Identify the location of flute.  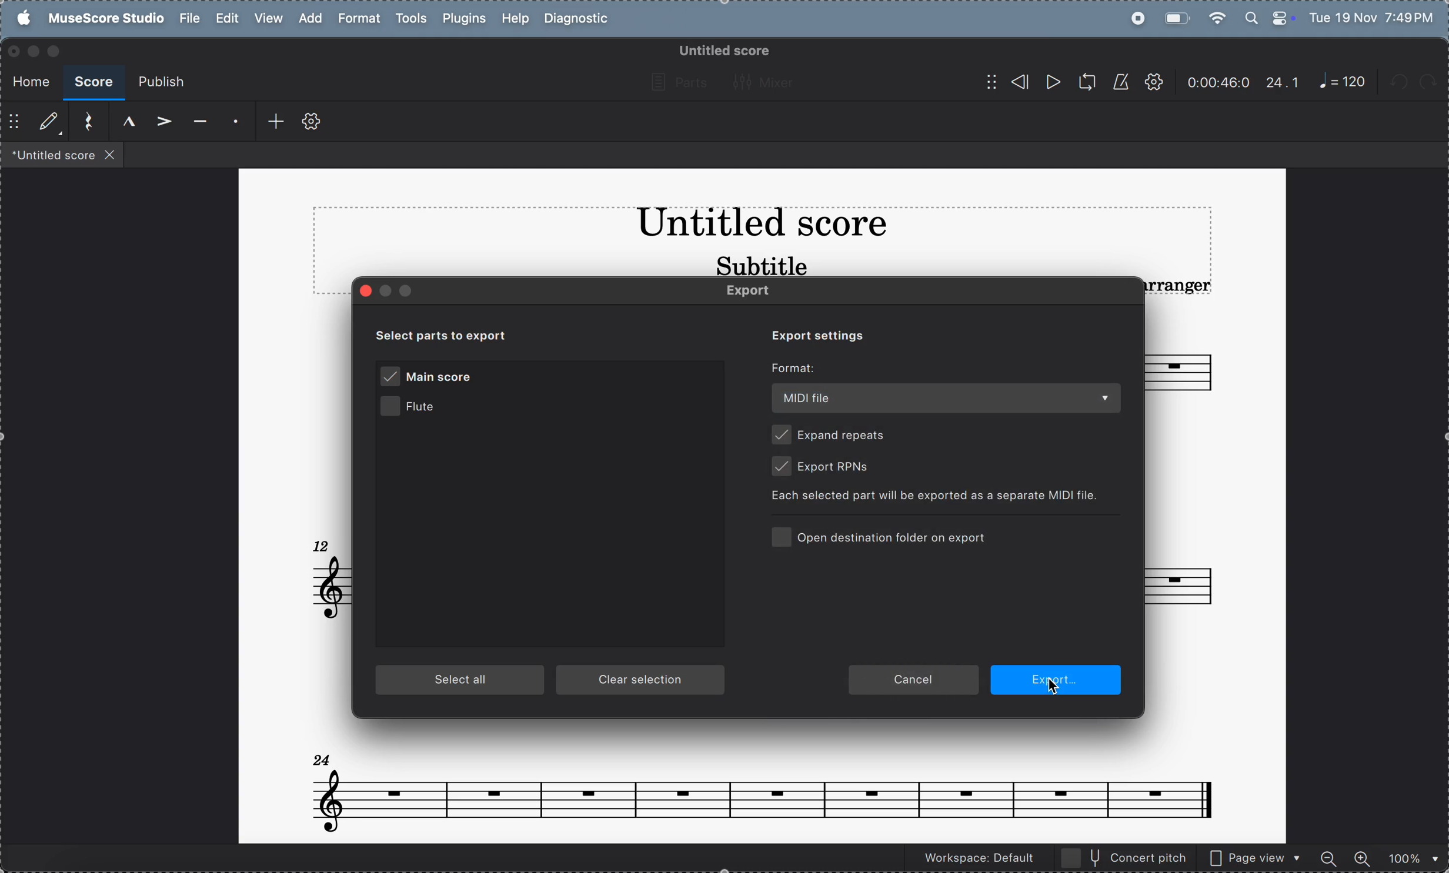
(427, 409).